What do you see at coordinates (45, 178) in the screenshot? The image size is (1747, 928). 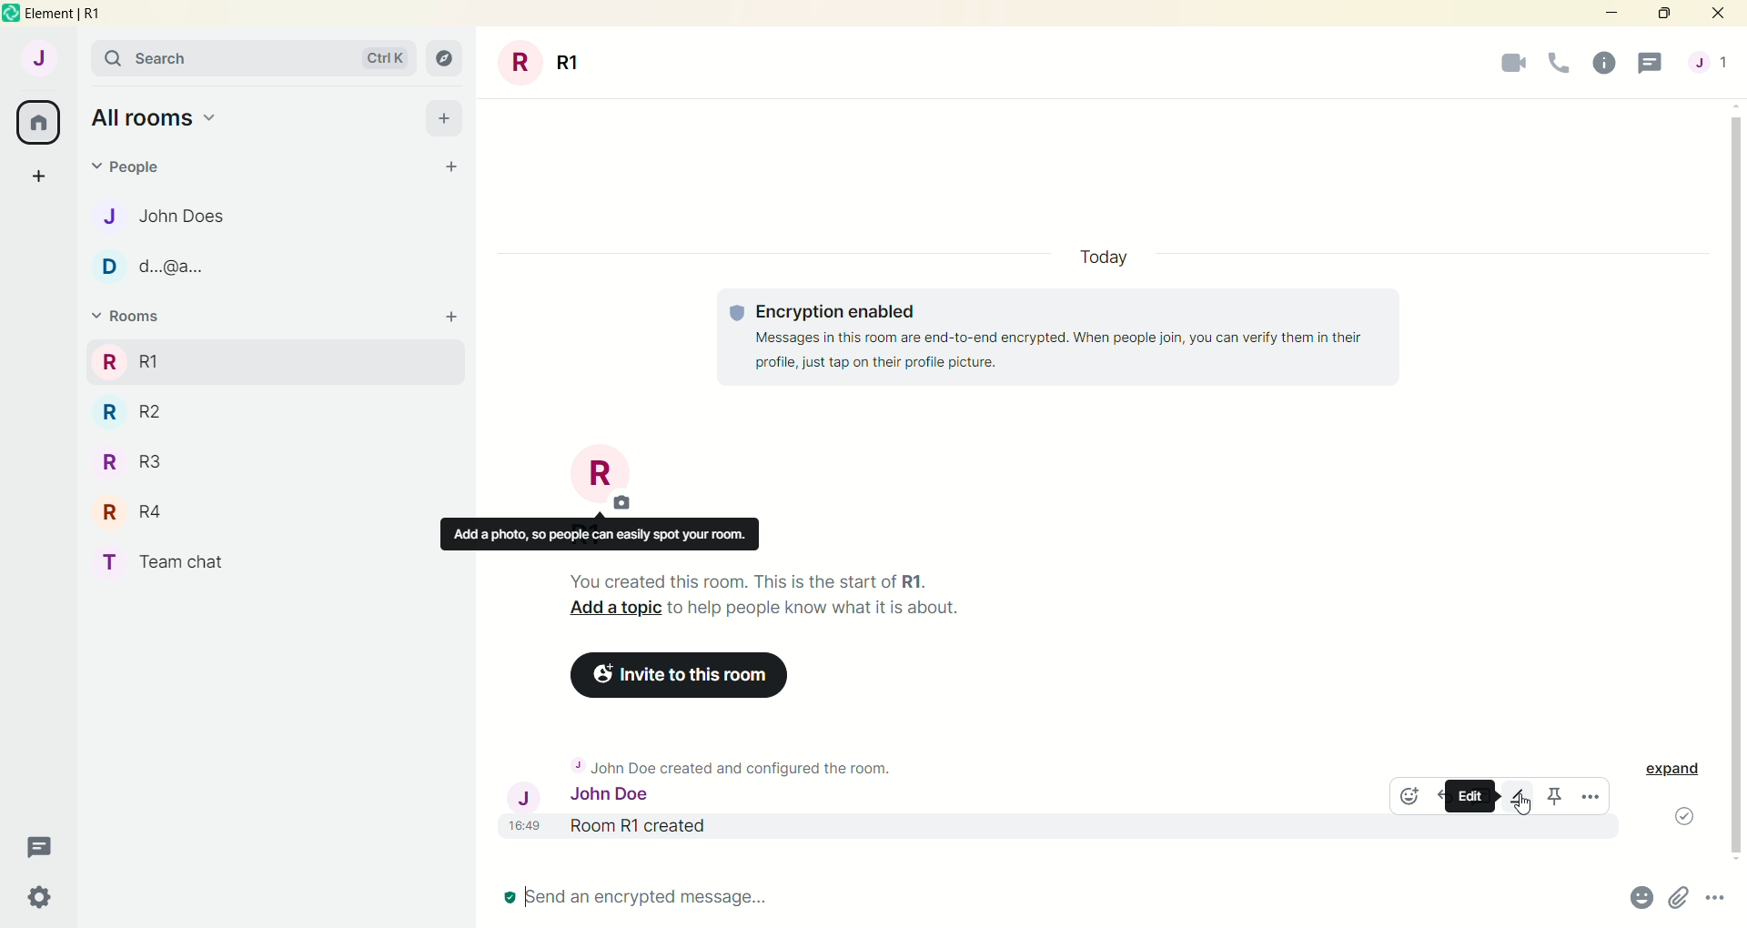 I see `create a space` at bounding box center [45, 178].